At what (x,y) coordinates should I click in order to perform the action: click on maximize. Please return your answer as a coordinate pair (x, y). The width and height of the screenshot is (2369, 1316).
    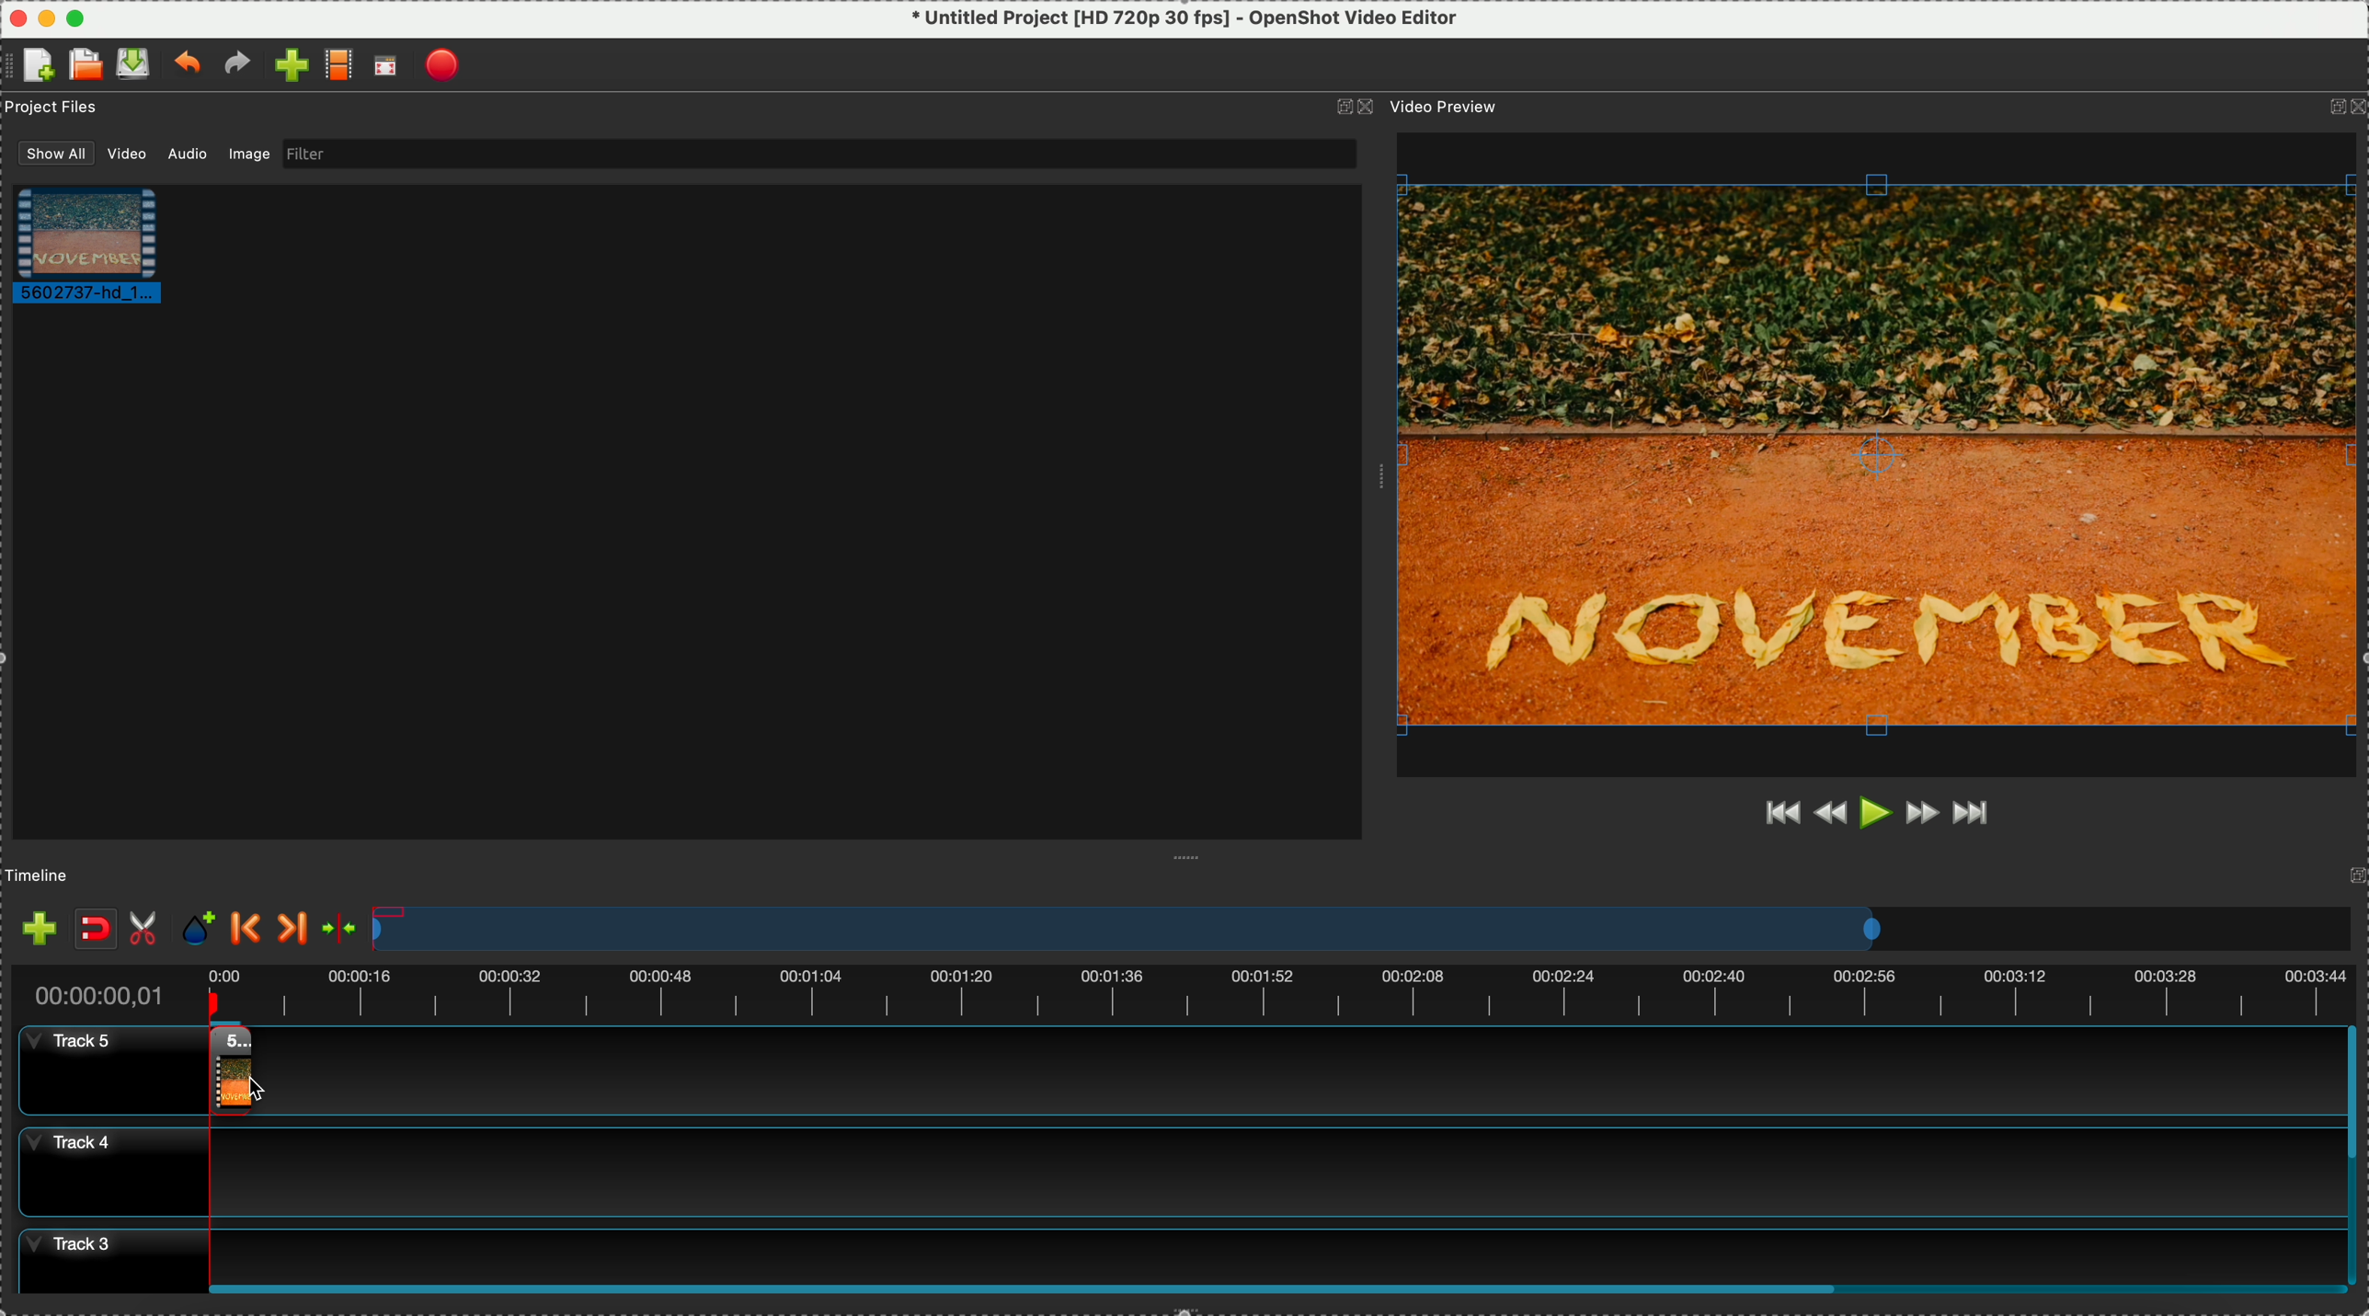
    Looking at the image, I should click on (74, 16).